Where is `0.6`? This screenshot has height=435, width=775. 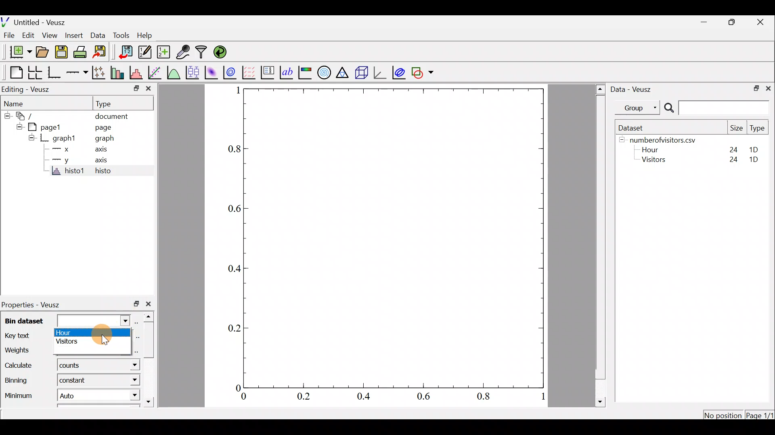
0.6 is located at coordinates (425, 397).